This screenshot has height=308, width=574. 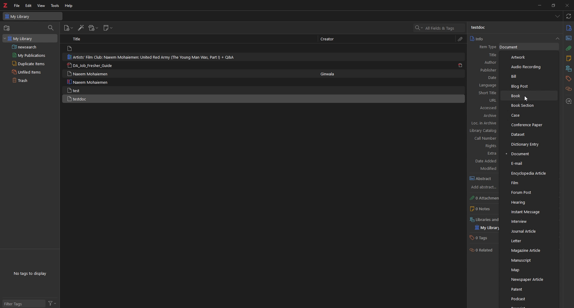 I want to click on conference paper, so click(x=530, y=125).